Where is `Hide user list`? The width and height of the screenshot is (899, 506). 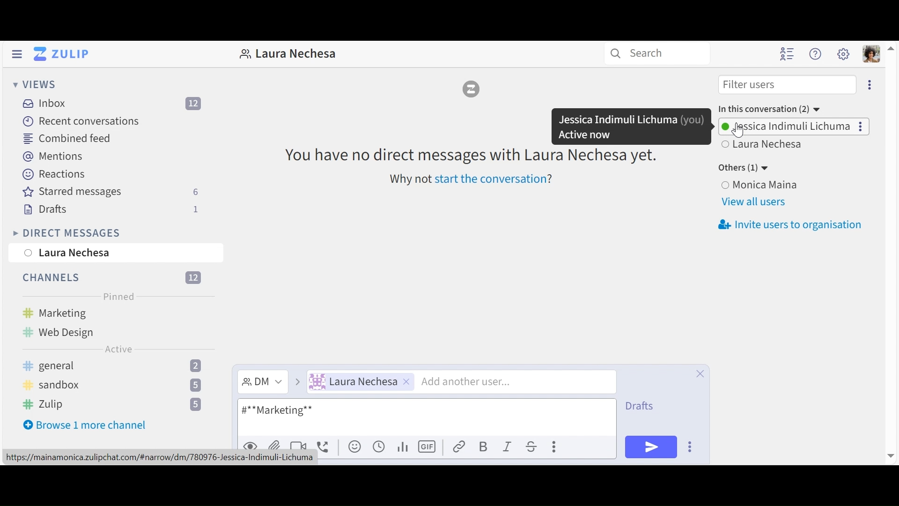 Hide user list is located at coordinates (788, 54).